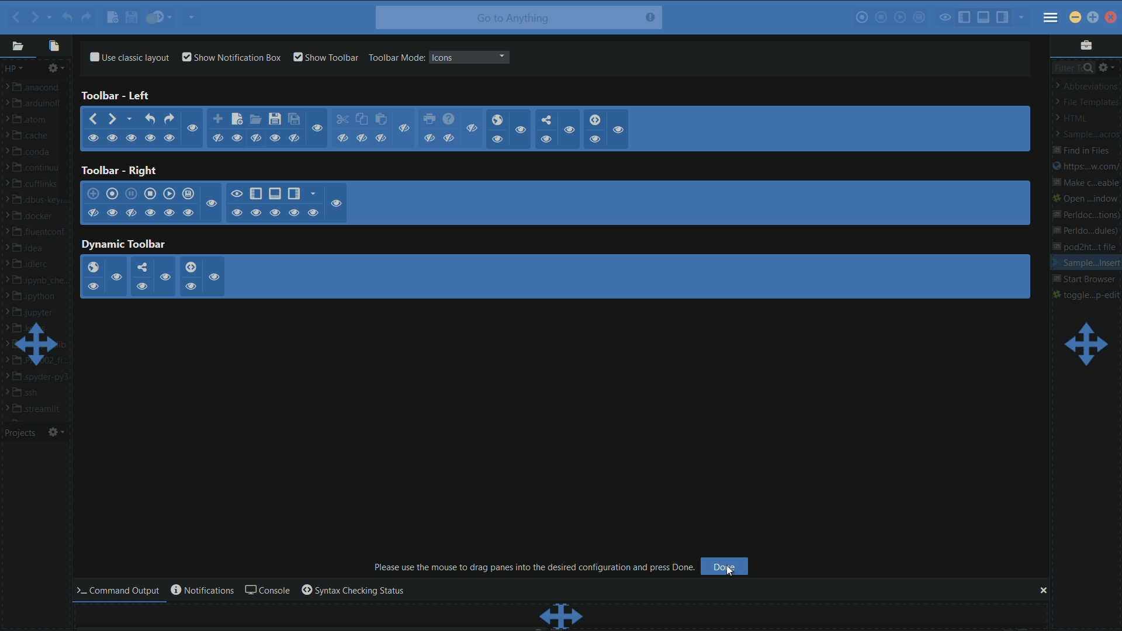 Image resolution: width=1122 pixels, height=631 pixels. Describe the element at coordinates (151, 119) in the screenshot. I see `undo` at that location.